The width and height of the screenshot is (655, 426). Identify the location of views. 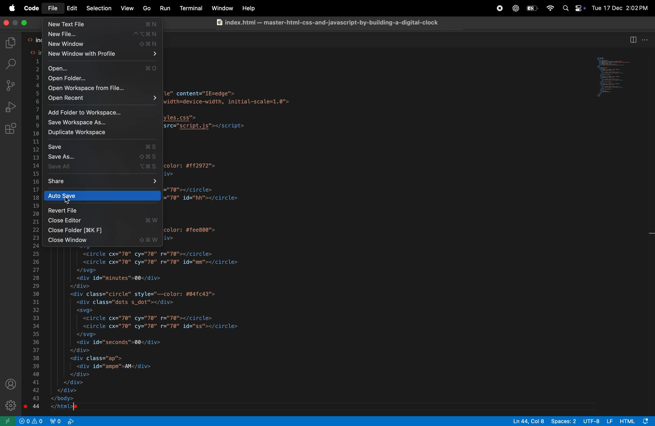
(127, 8).